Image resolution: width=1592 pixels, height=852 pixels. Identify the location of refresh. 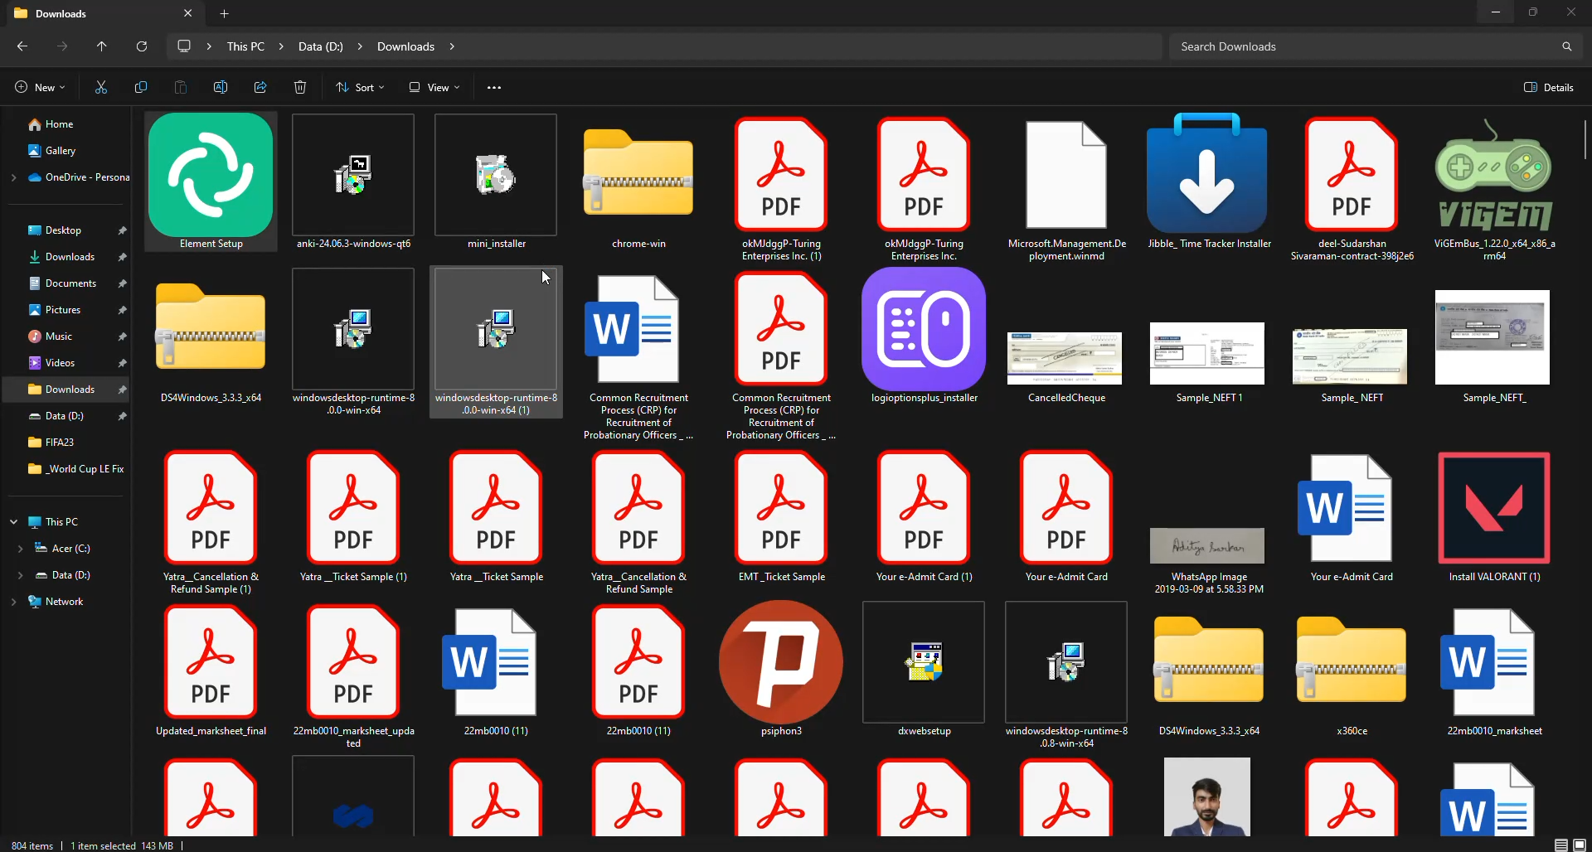
(142, 47).